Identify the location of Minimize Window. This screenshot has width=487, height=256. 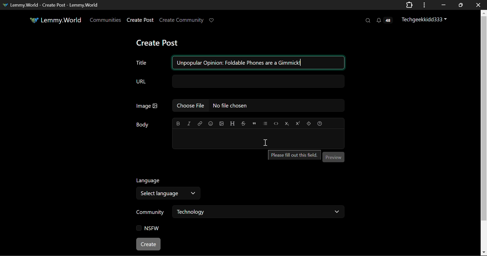
(461, 5).